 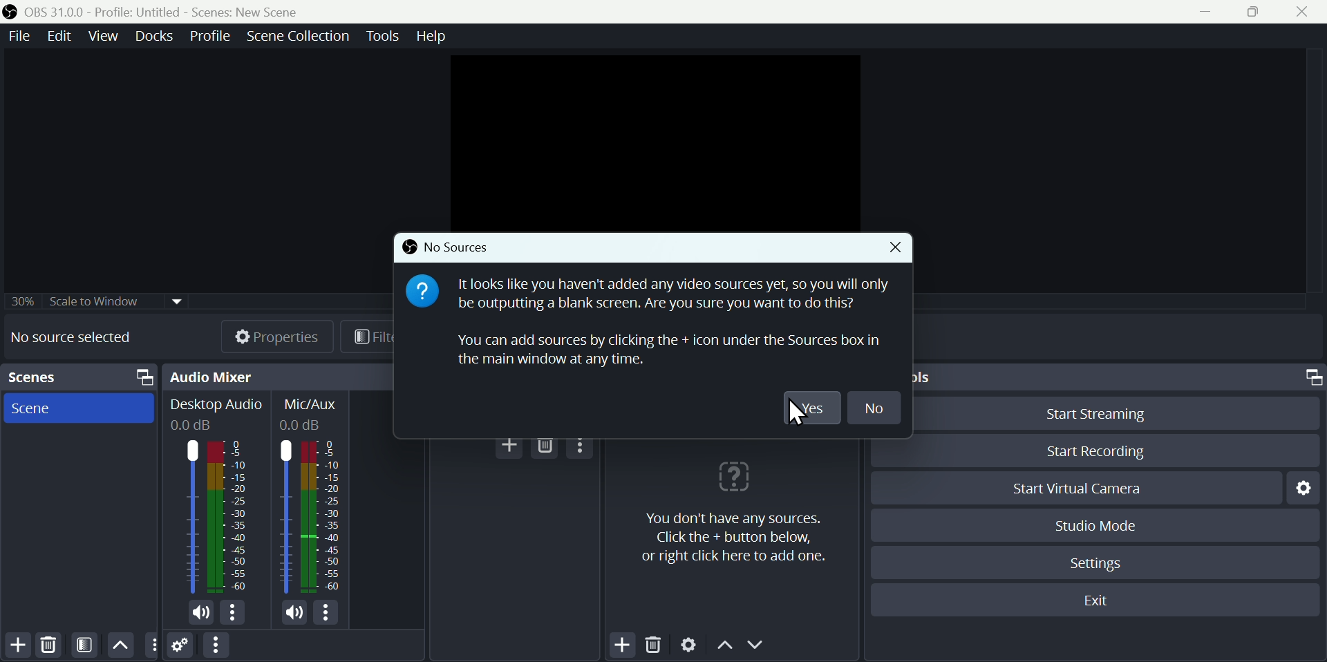 What do you see at coordinates (120, 645) in the screenshot?
I see `up` at bounding box center [120, 645].